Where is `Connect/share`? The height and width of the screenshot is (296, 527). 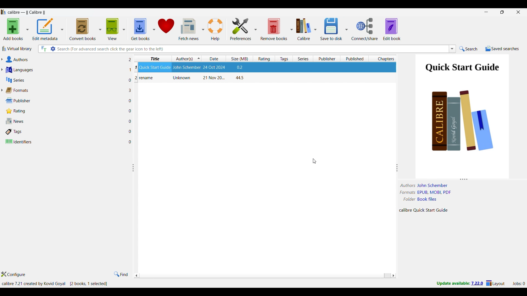 Connect/share is located at coordinates (365, 29).